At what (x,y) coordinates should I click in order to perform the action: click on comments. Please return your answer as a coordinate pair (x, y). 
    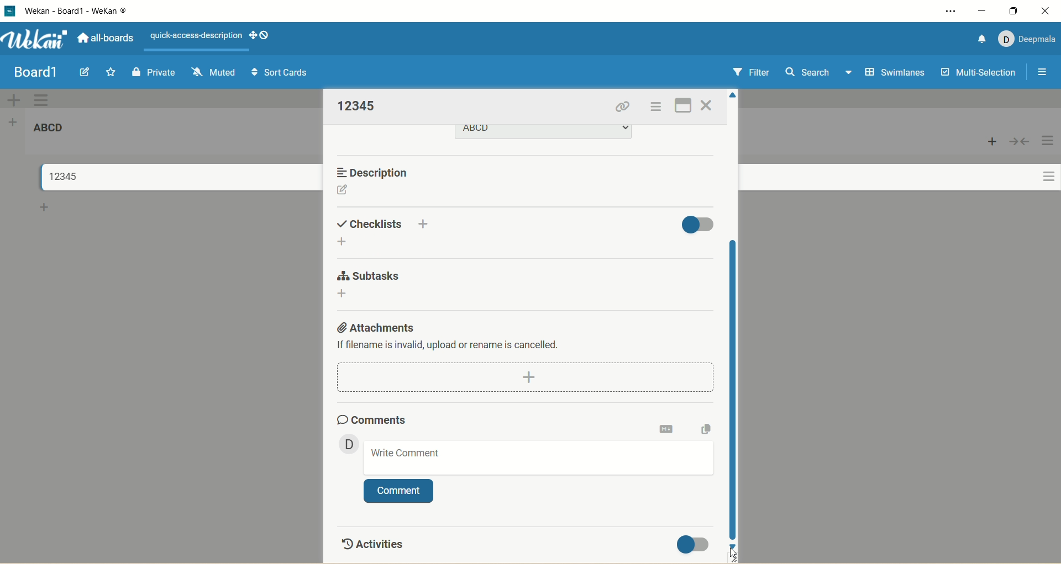
    Looking at the image, I should click on (371, 418).